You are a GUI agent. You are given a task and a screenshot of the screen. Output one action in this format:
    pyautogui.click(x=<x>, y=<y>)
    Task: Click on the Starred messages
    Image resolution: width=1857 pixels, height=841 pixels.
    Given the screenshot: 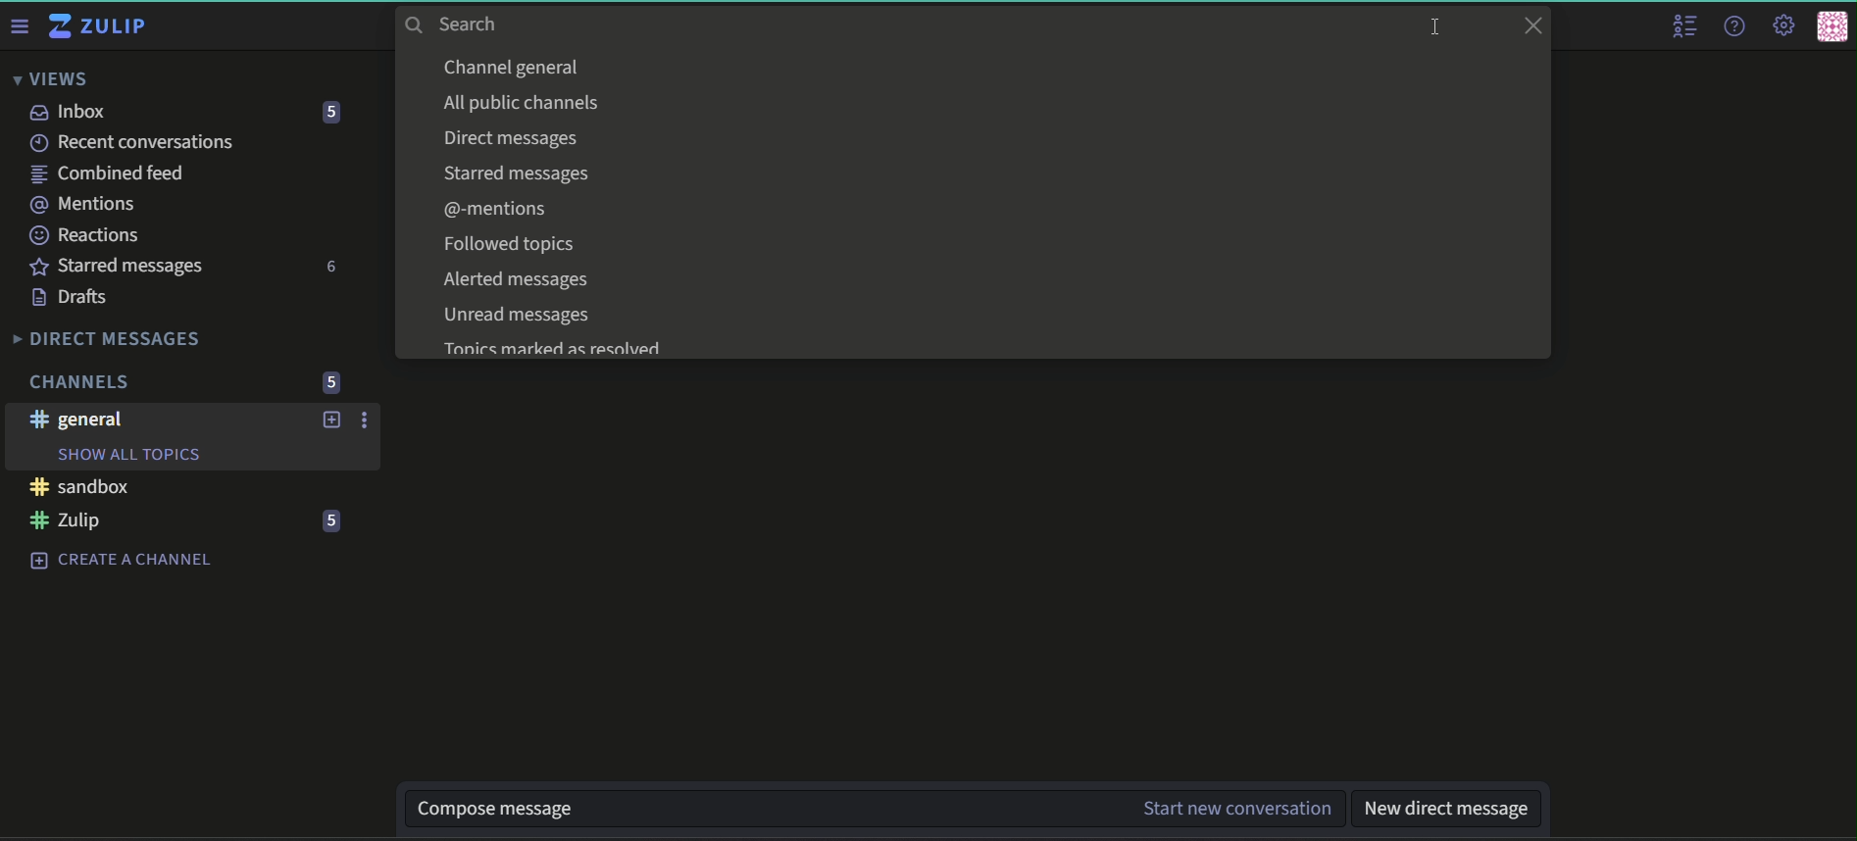 What is the action you would take?
    pyautogui.click(x=121, y=265)
    